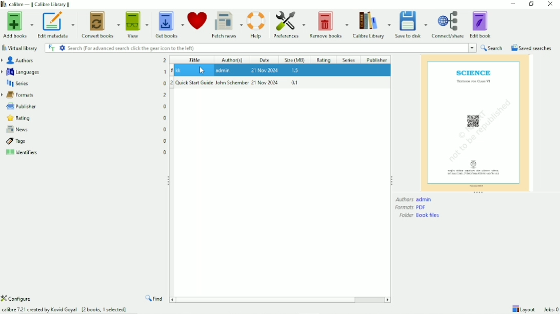 The height and width of the screenshot is (314, 560). What do you see at coordinates (421, 215) in the screenshot?
I see `Folder` at bounding box center [421, 215].